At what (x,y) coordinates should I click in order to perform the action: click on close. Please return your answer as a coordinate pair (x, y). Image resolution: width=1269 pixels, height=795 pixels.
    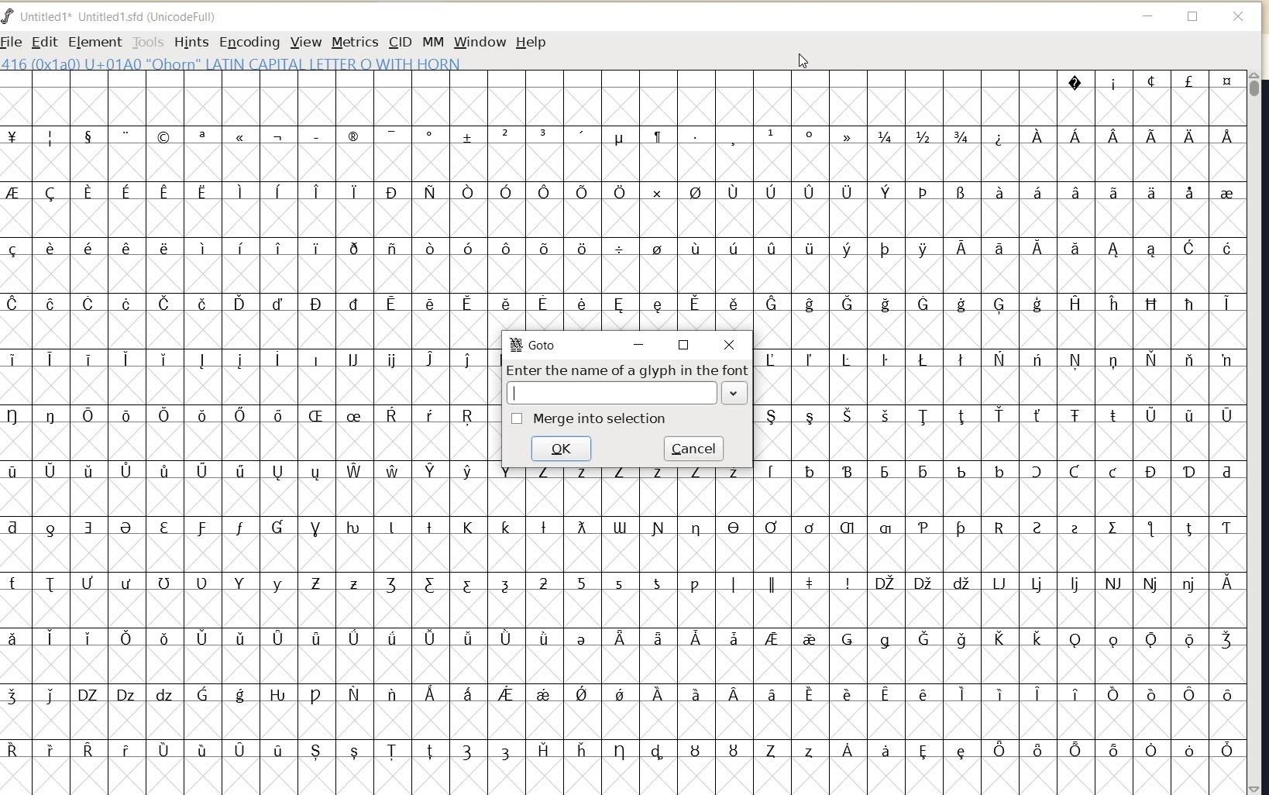
    Looking at the image, I should click on (729, 343).